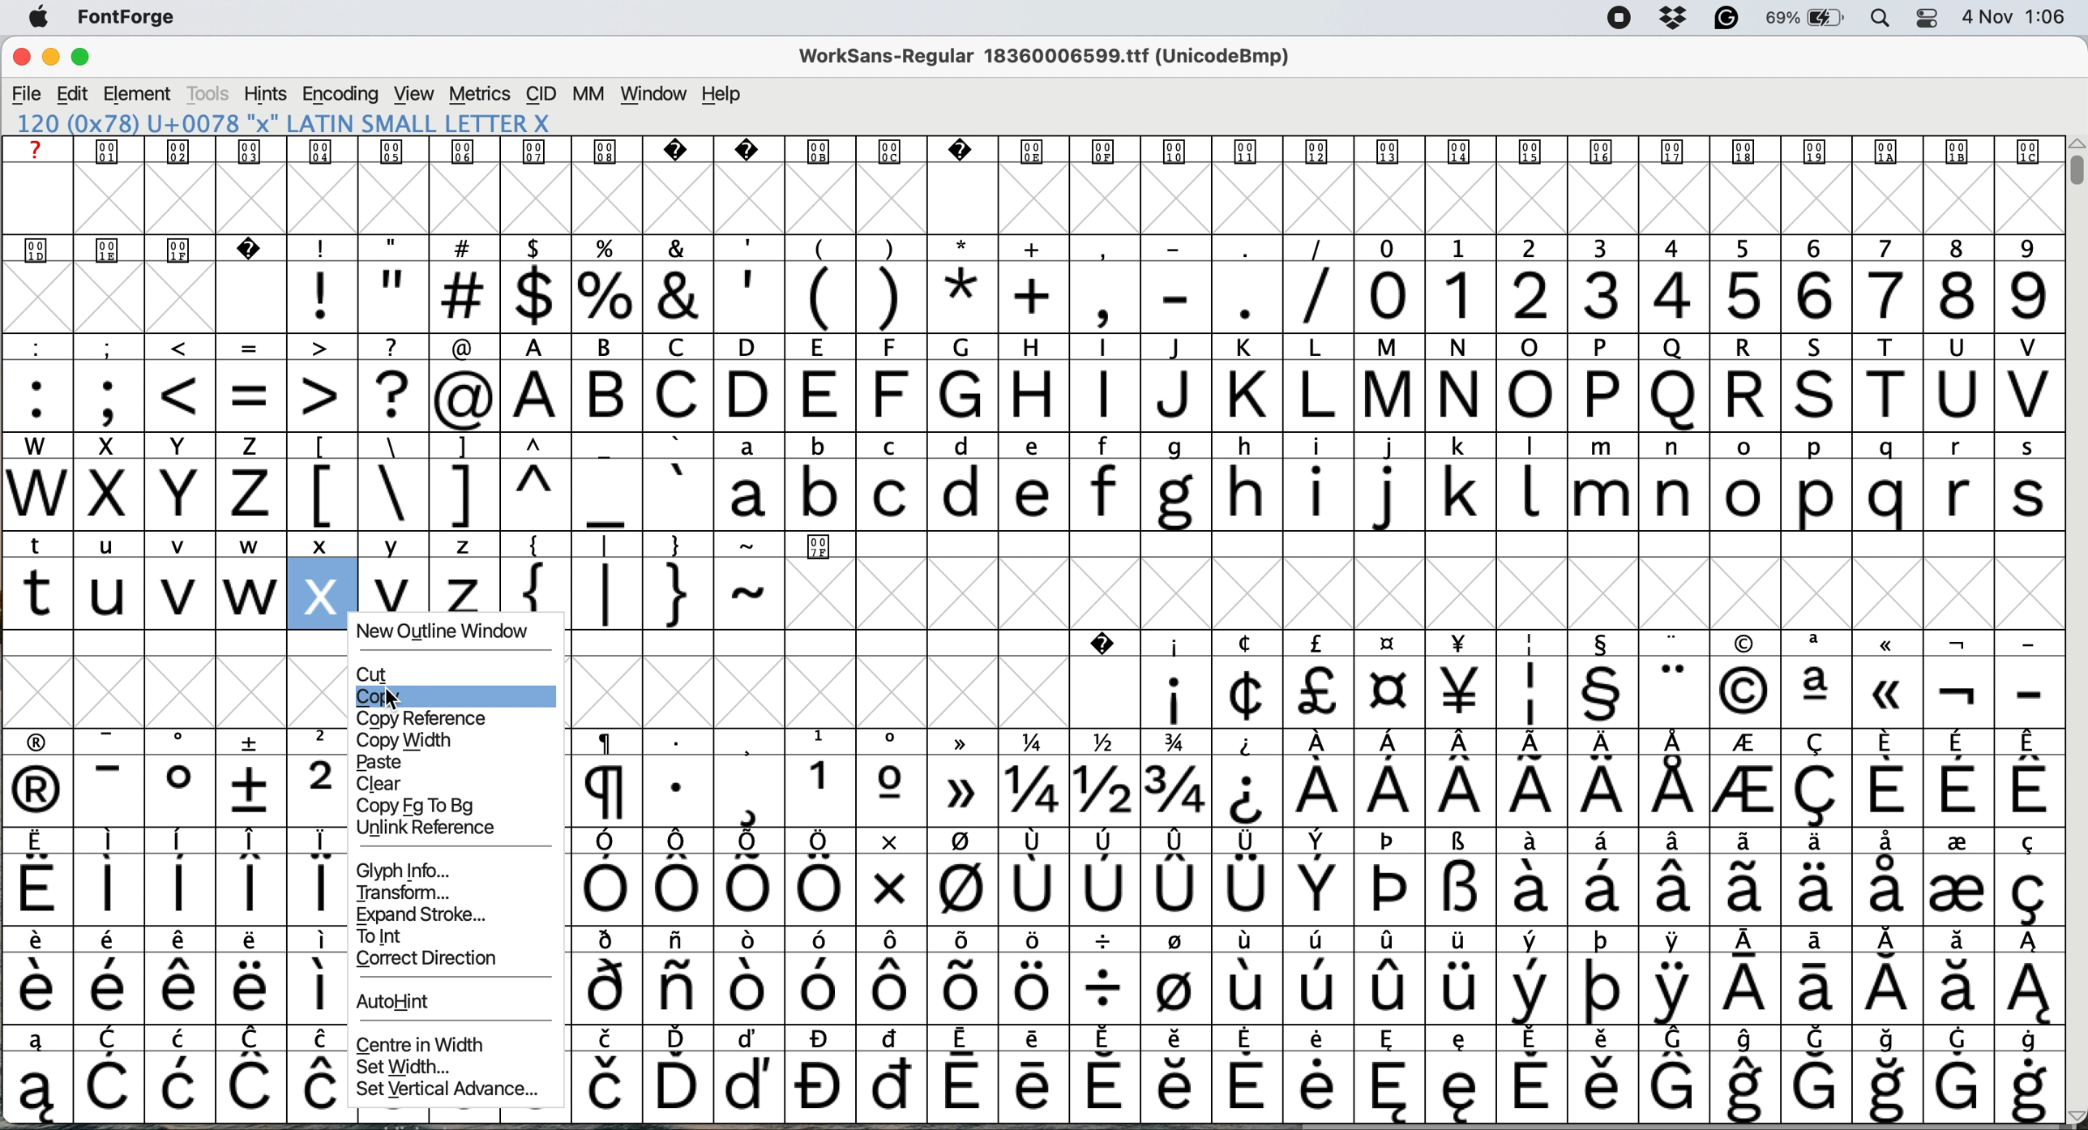  What do you see at coordinates (503, 546) in the screenshot?
I see `special characters` at bounding box center [503, 546].